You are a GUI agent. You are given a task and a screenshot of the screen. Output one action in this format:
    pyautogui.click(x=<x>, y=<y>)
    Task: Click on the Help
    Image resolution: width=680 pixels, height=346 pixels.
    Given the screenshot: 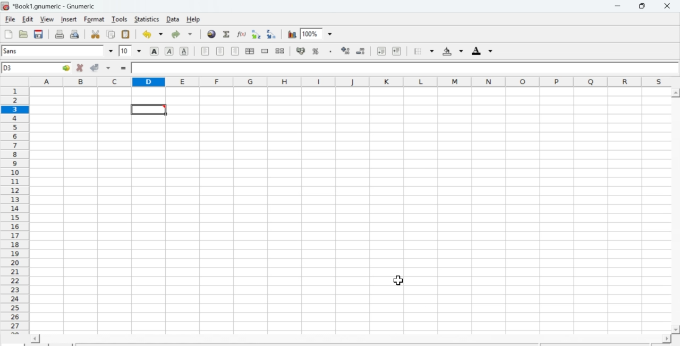 What is the action you would take?
    pyautogui.click(x=193, y=19)
    